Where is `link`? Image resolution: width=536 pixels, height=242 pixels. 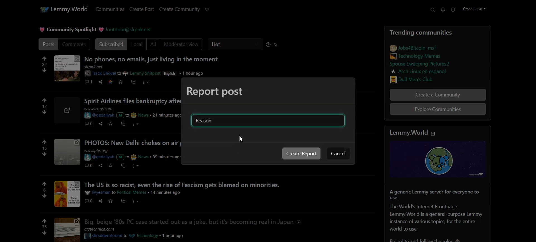 link is located at coordinates (418, 56).